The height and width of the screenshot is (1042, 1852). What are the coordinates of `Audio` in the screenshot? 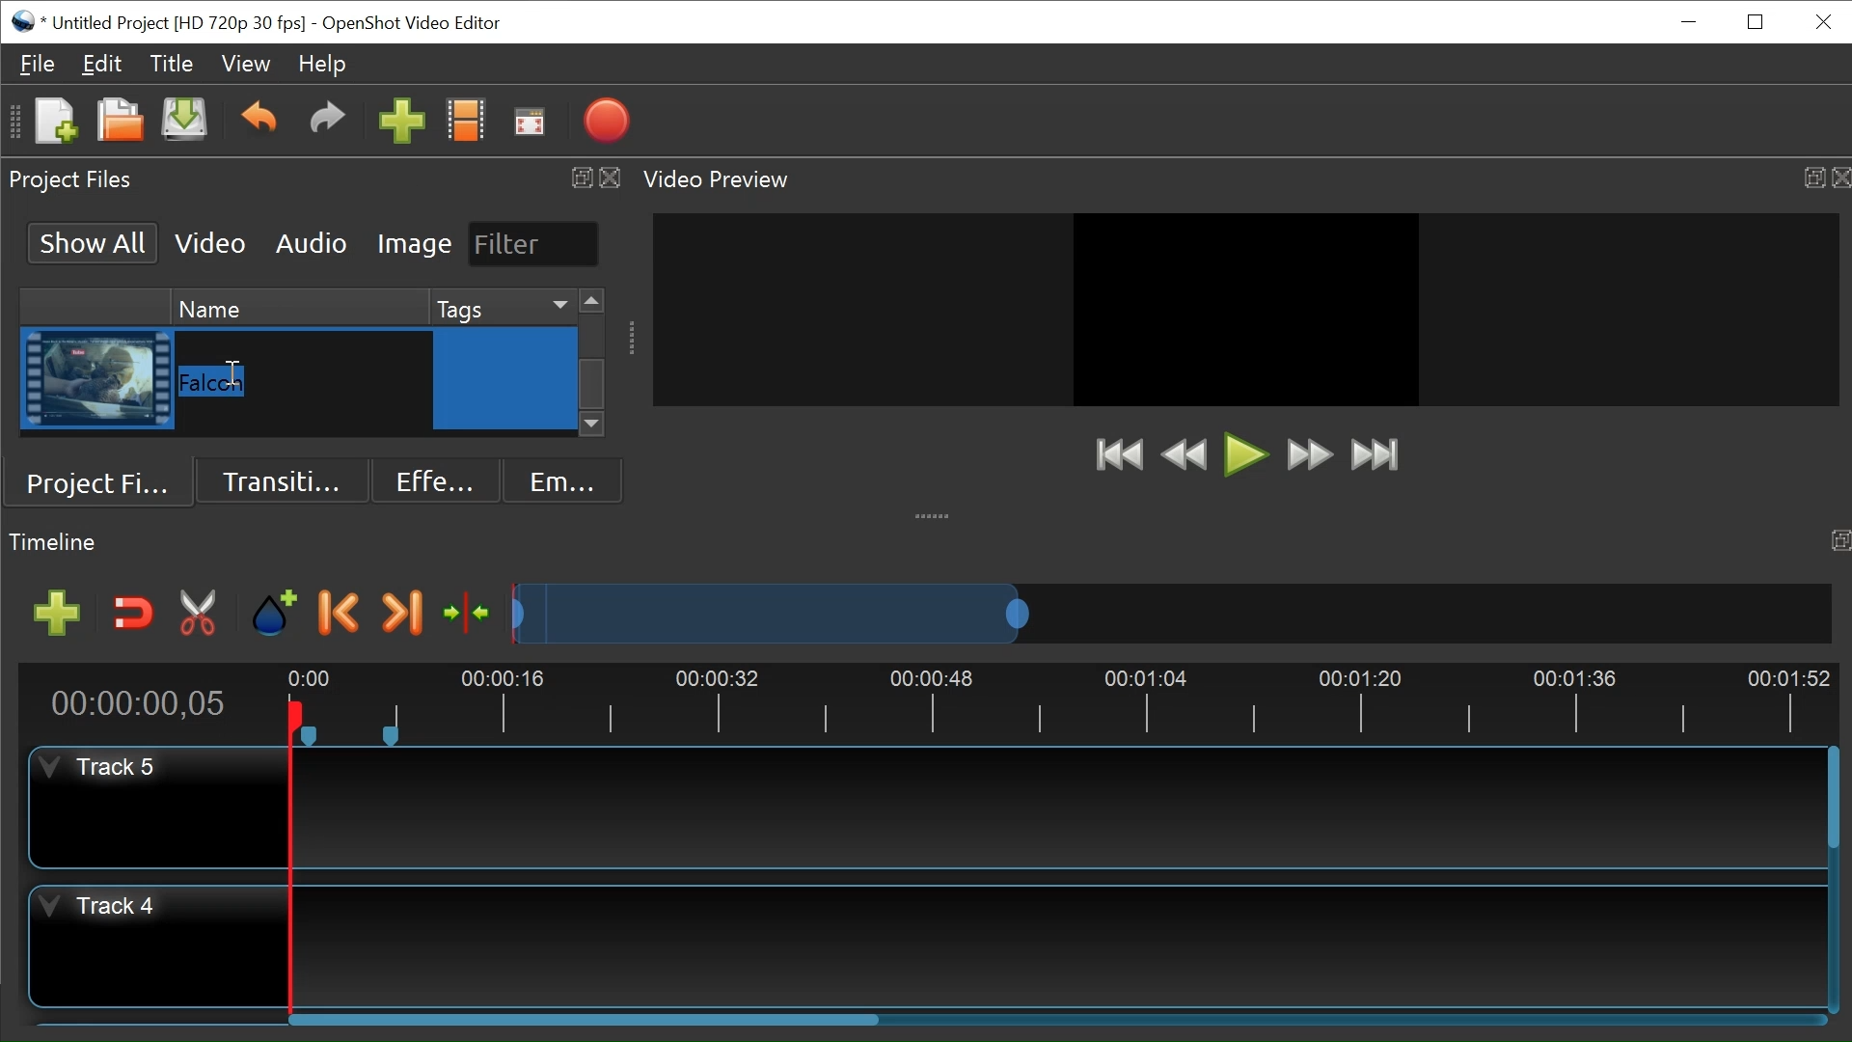 It's located at (310, 242).